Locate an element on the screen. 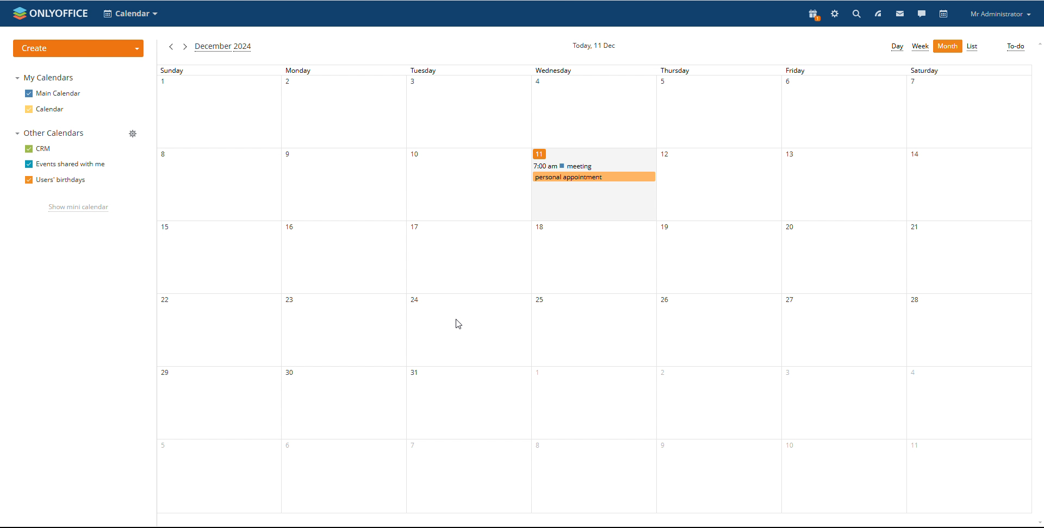 The height and width of the screenshot is (528, 1044). mail is located at coordinates (900, 13).